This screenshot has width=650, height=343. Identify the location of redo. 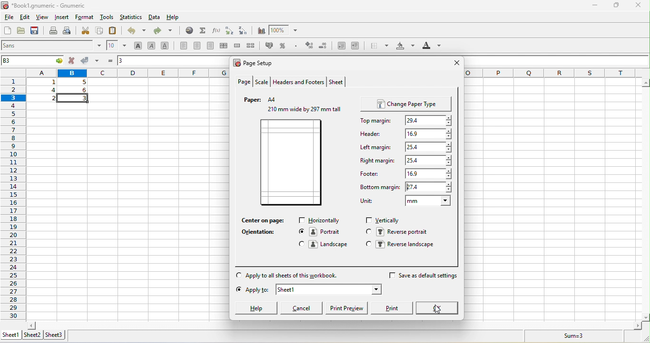
(164, 32).